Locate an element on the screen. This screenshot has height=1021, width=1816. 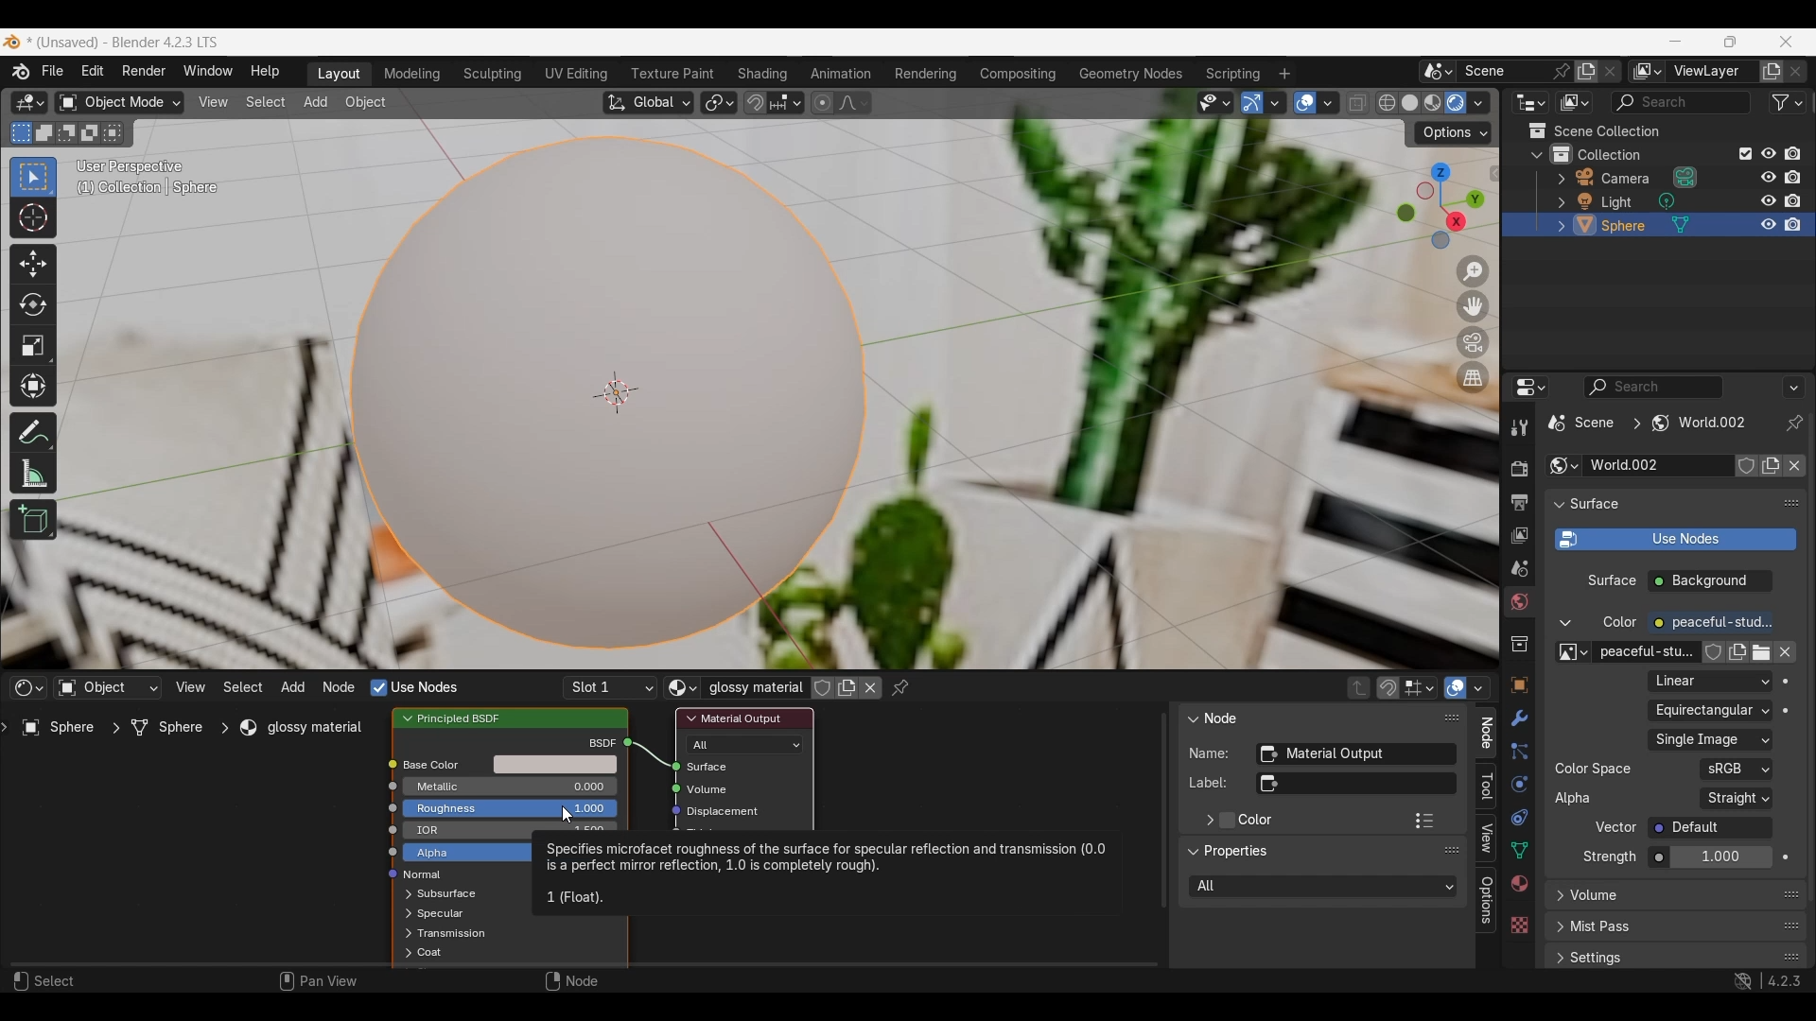
Output properties is located at coordinates (1517, 502).